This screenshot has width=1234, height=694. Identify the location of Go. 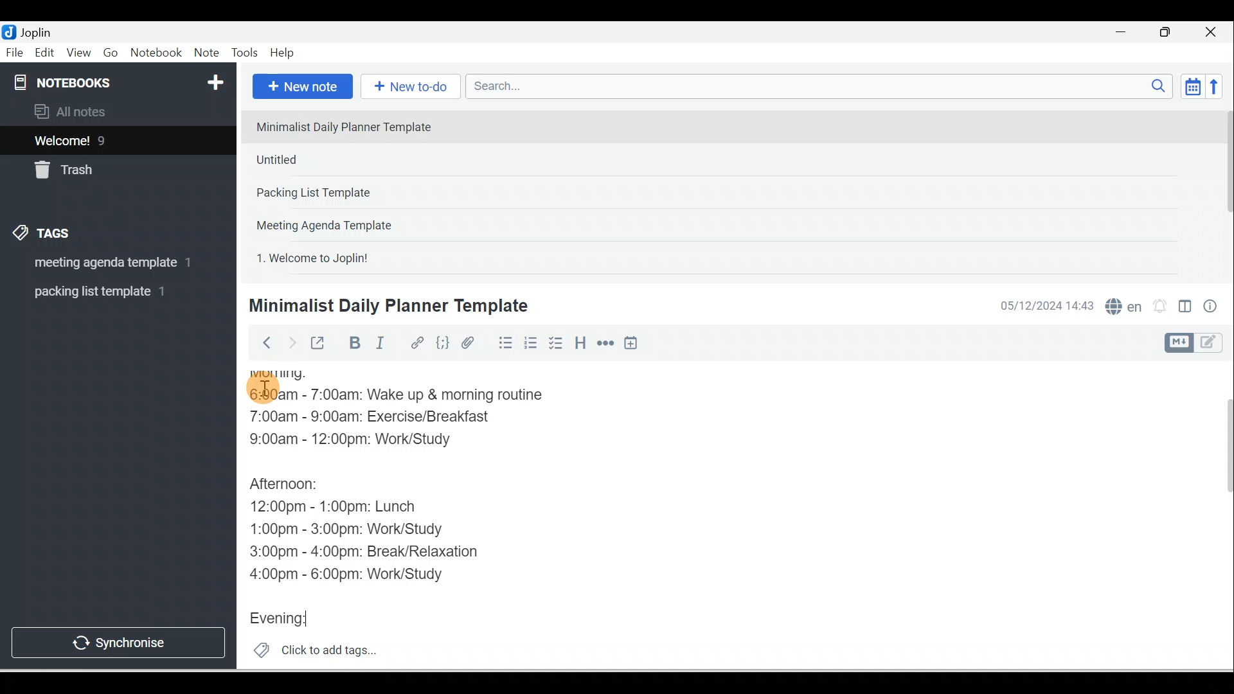
(112, 53).